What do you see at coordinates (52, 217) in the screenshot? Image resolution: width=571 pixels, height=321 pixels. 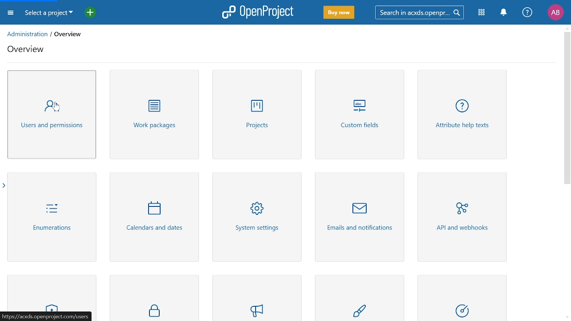 I see `Enumerations` at bounding box center [52, 217].